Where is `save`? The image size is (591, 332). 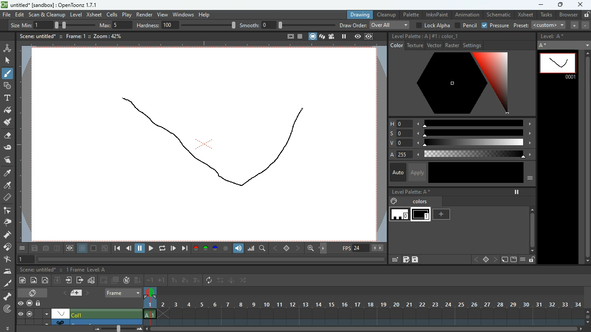 save is located at coordinates (35, 249).